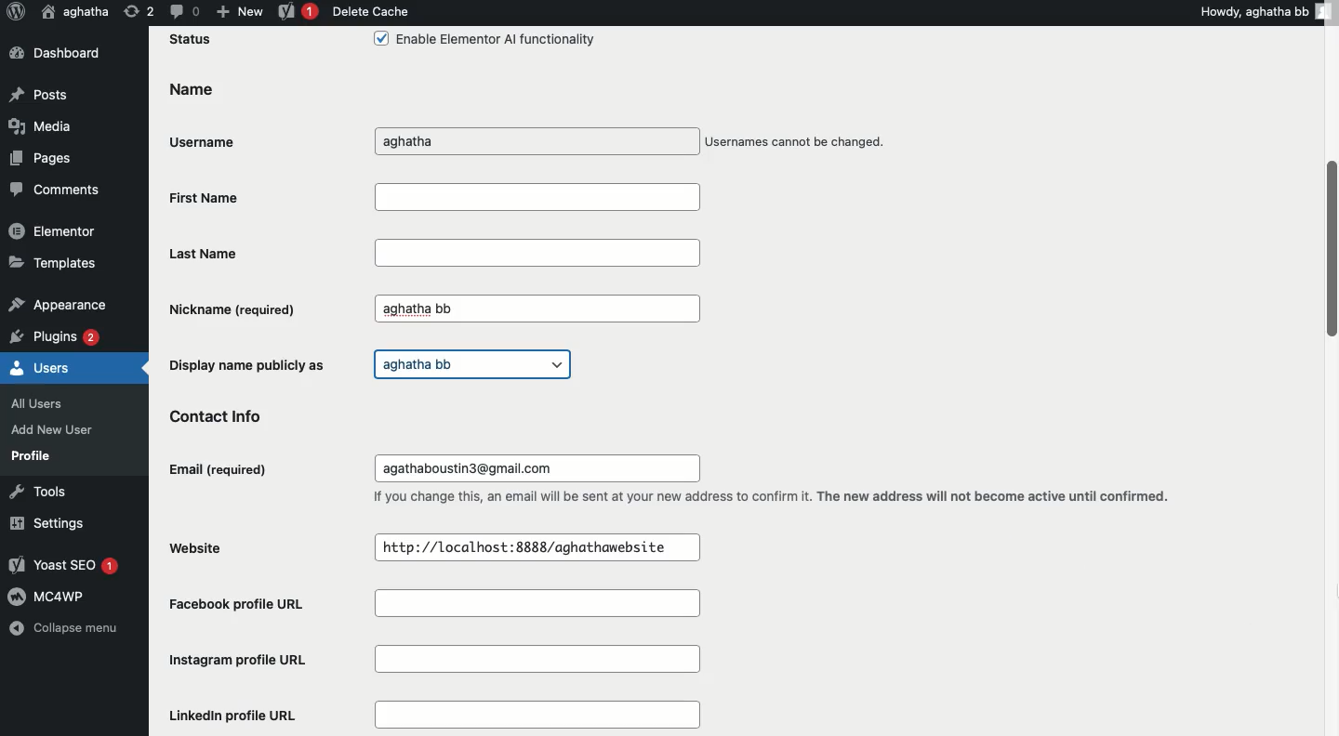 This screenshot has height=736, width=1339. Describe the element at coordinates (417, 309) in the screenshot. I see `aghatha bb` at that location.